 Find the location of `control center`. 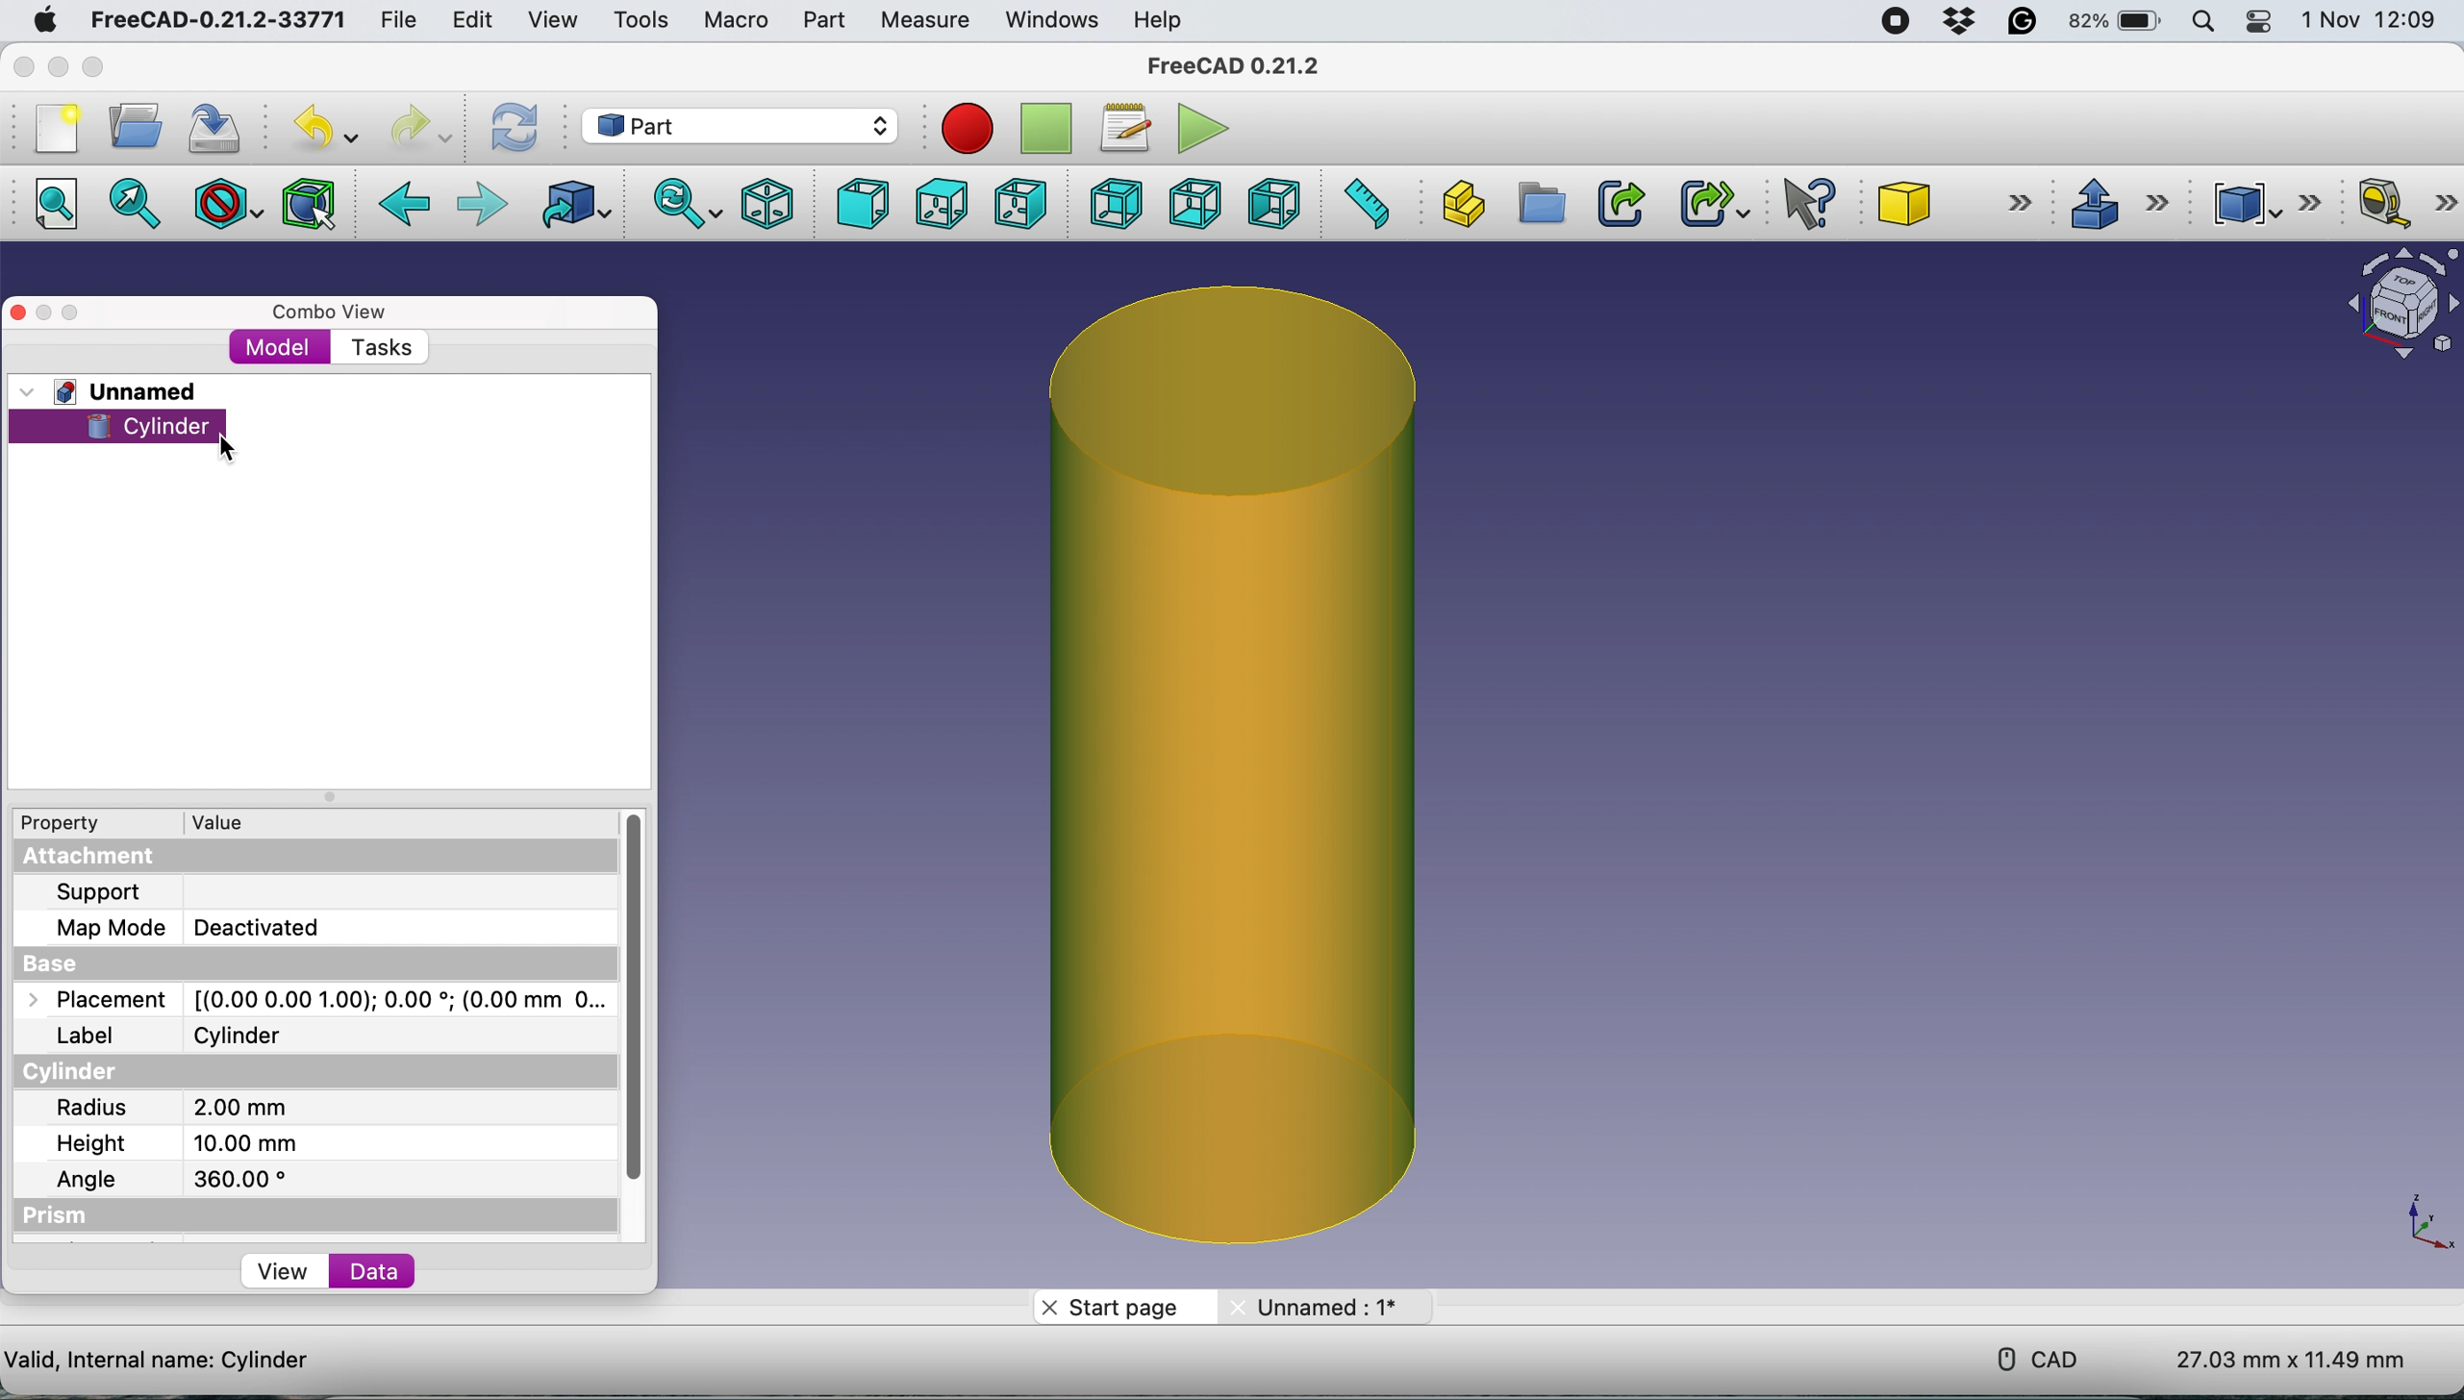

control center is located at coordinates (2263, 25).